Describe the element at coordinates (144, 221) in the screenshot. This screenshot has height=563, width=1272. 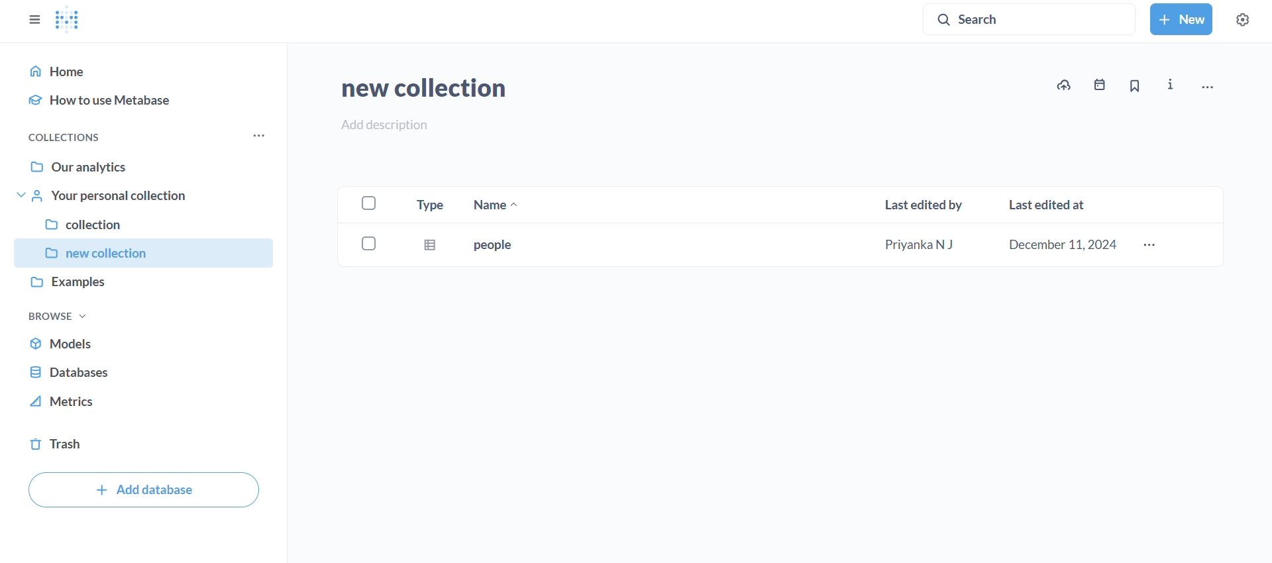
I see `collection` at that location.